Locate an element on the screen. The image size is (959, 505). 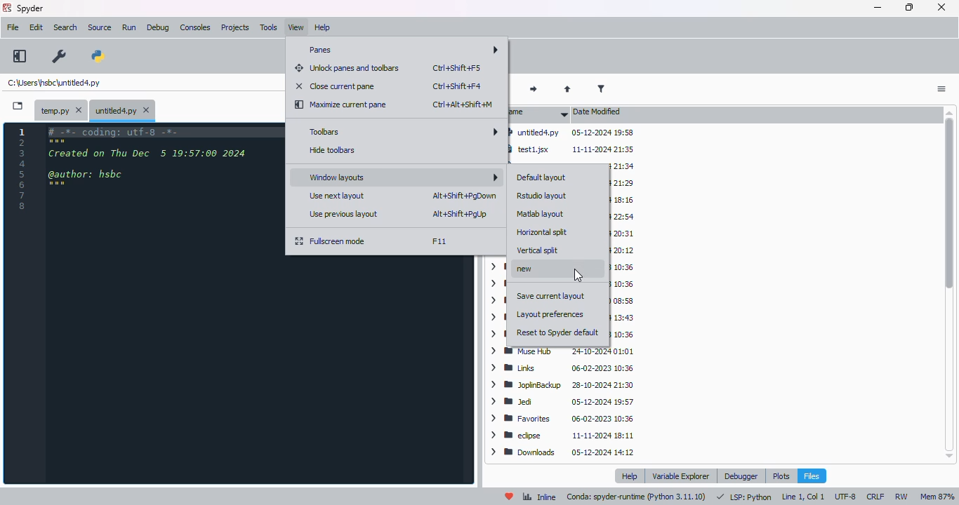
layout preferences is located at coordinates (551, 314).